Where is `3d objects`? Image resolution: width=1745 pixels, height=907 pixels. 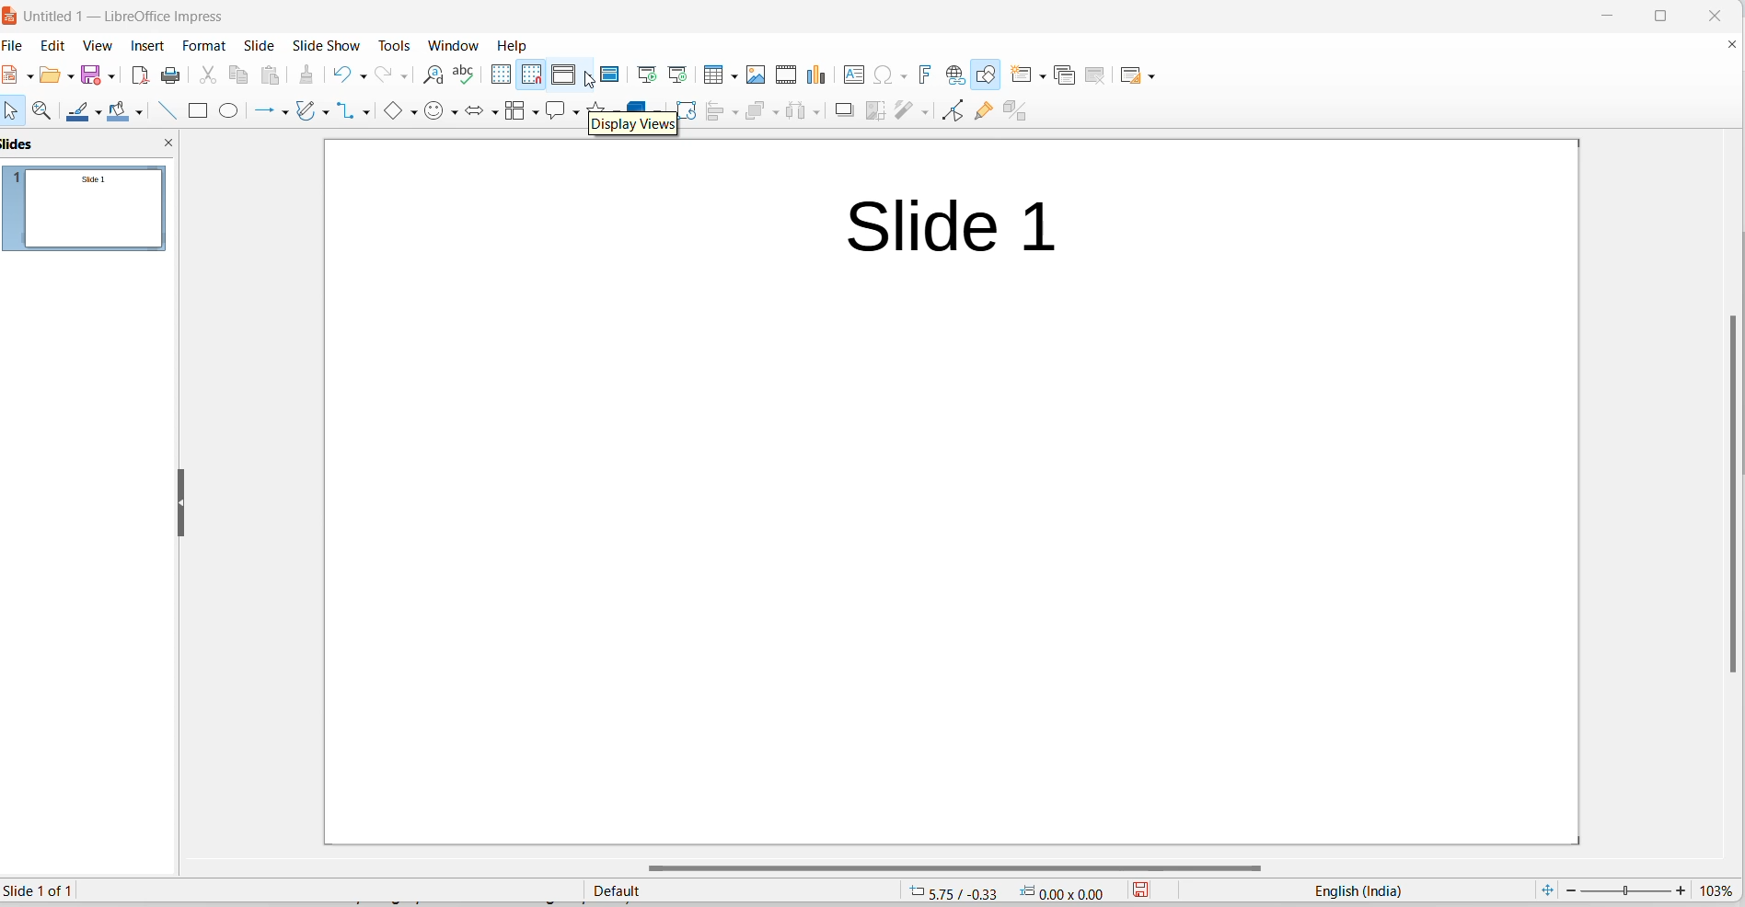
3d objects is located at coordinates (647, 103).